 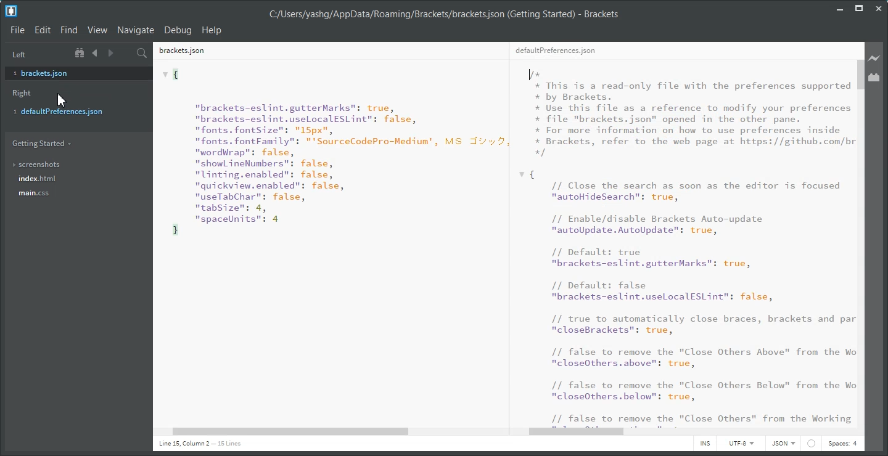 I want to click on INS, so click(x=705, y=444).